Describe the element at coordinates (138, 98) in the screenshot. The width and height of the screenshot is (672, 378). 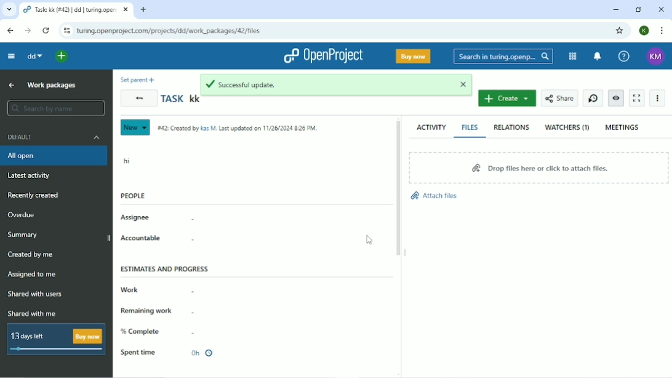
I see `Back` at that location.